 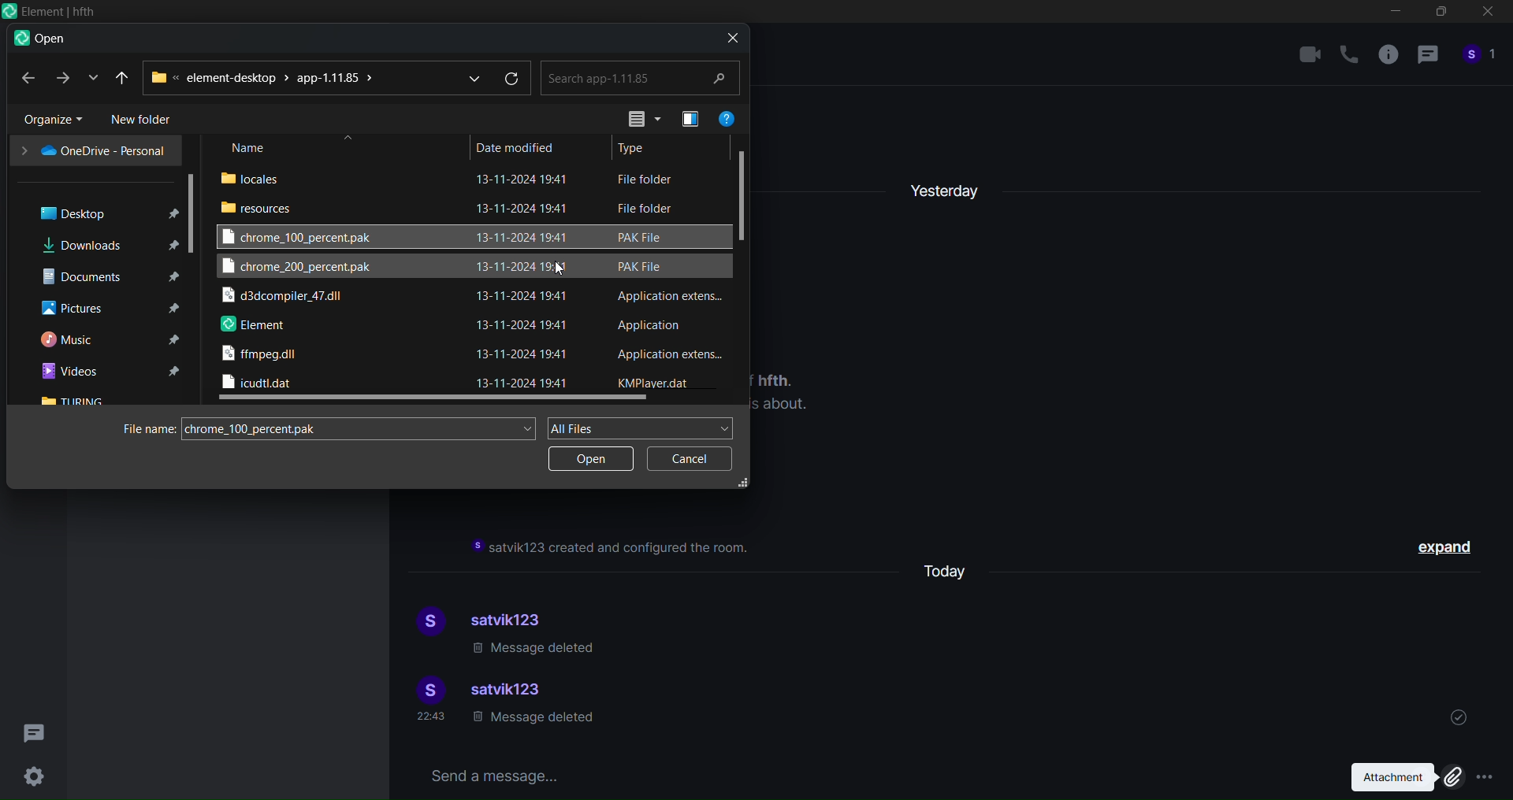 I want to click on recent, so click(x=124, y=76).